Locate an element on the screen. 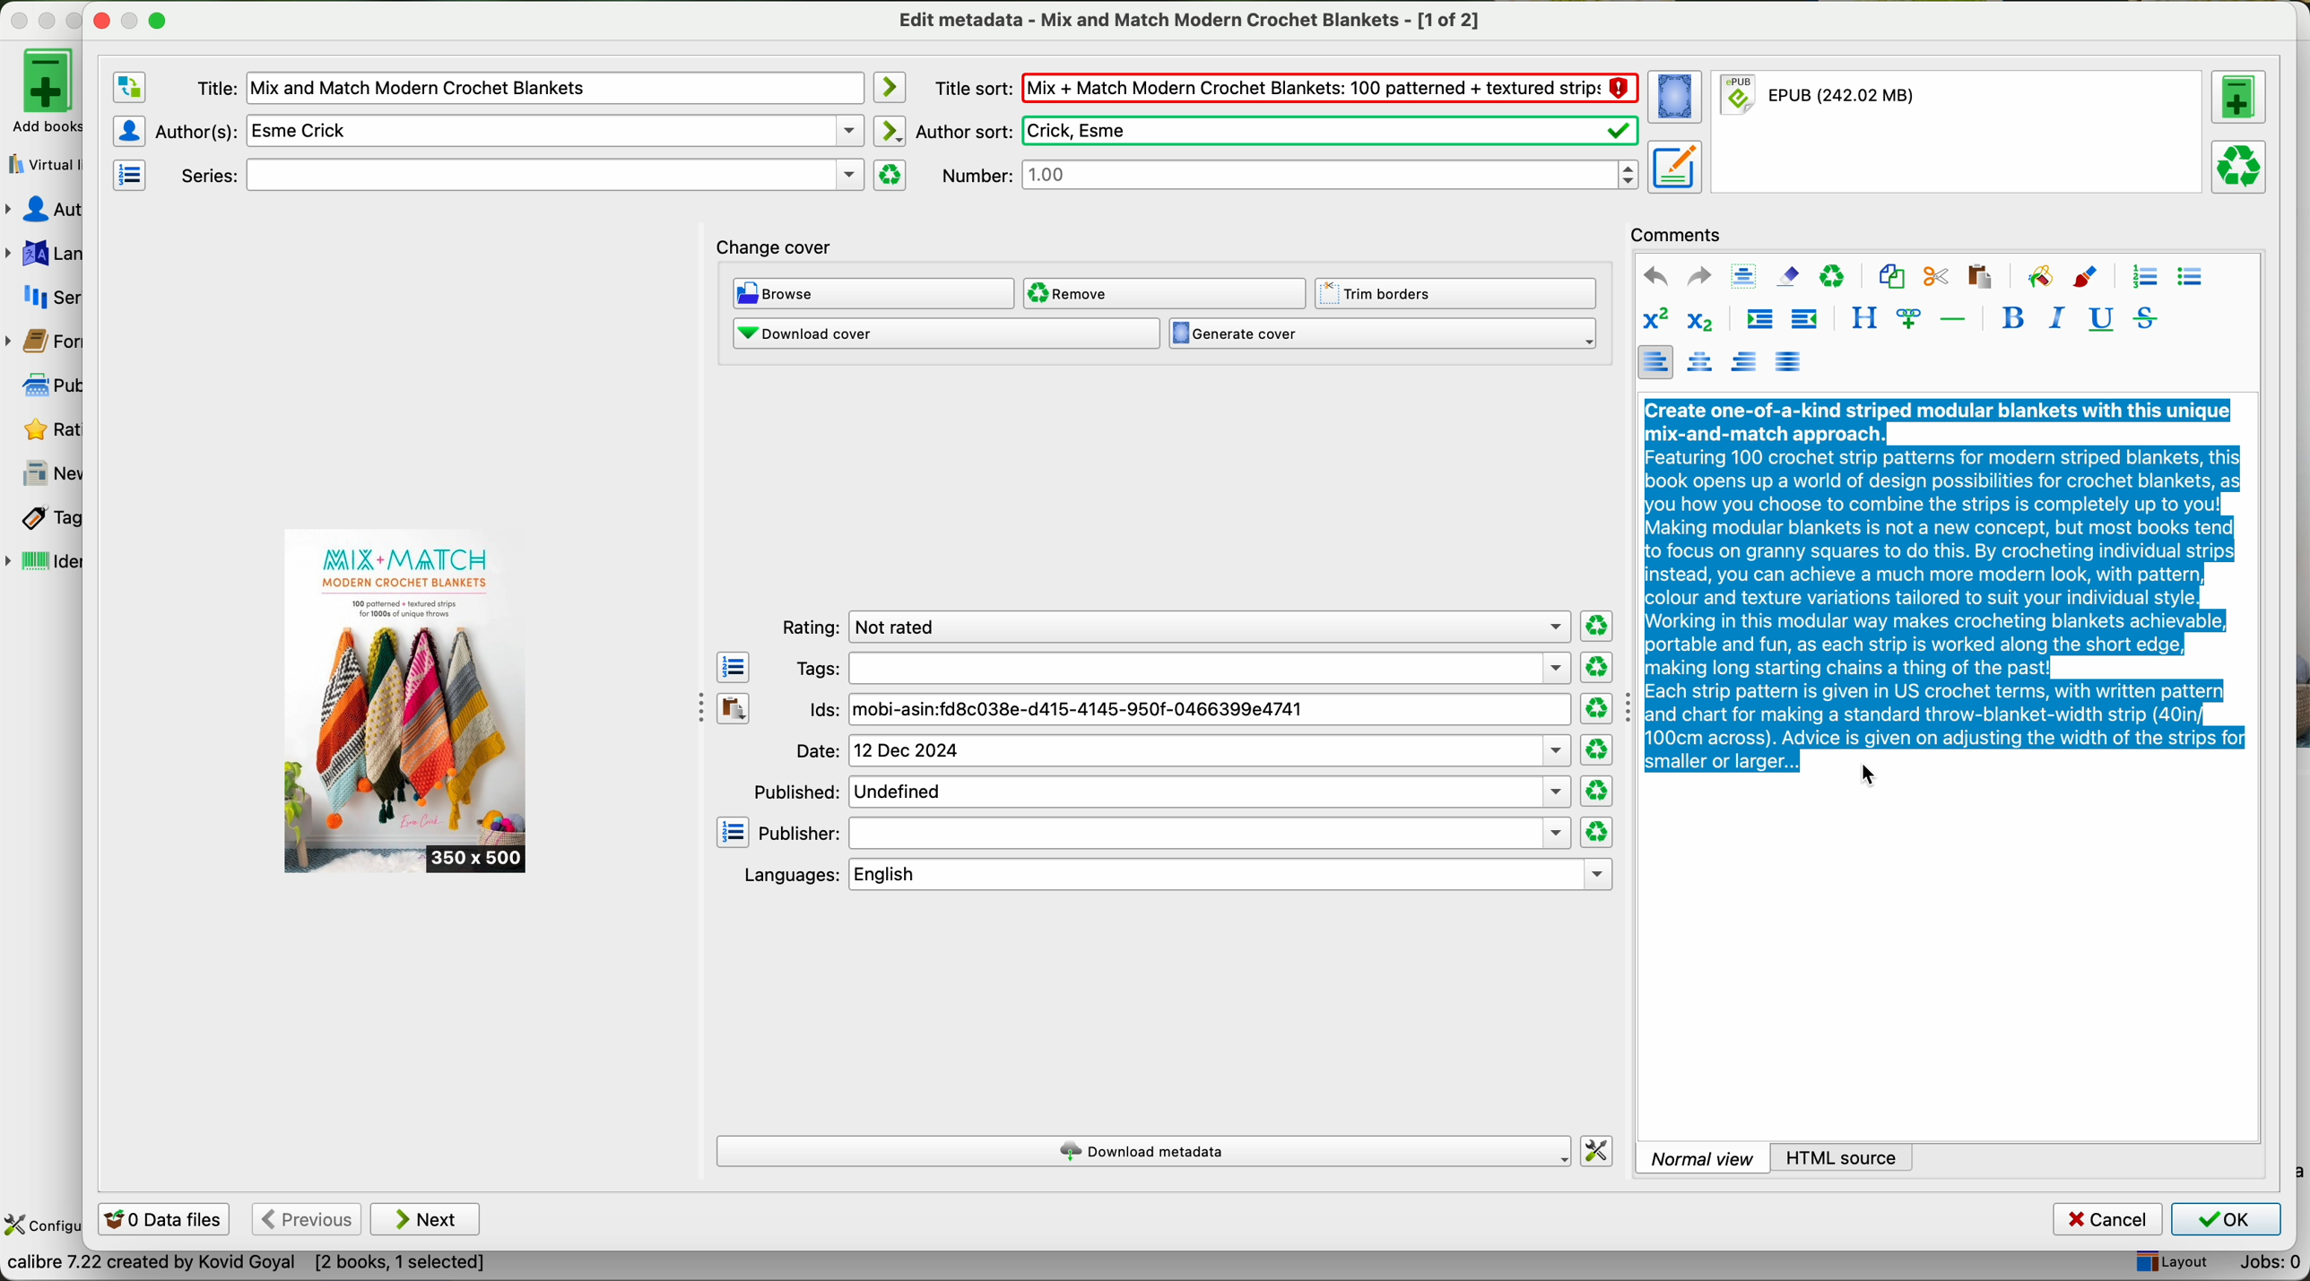  superscript is located at coordinates (1654, 320).